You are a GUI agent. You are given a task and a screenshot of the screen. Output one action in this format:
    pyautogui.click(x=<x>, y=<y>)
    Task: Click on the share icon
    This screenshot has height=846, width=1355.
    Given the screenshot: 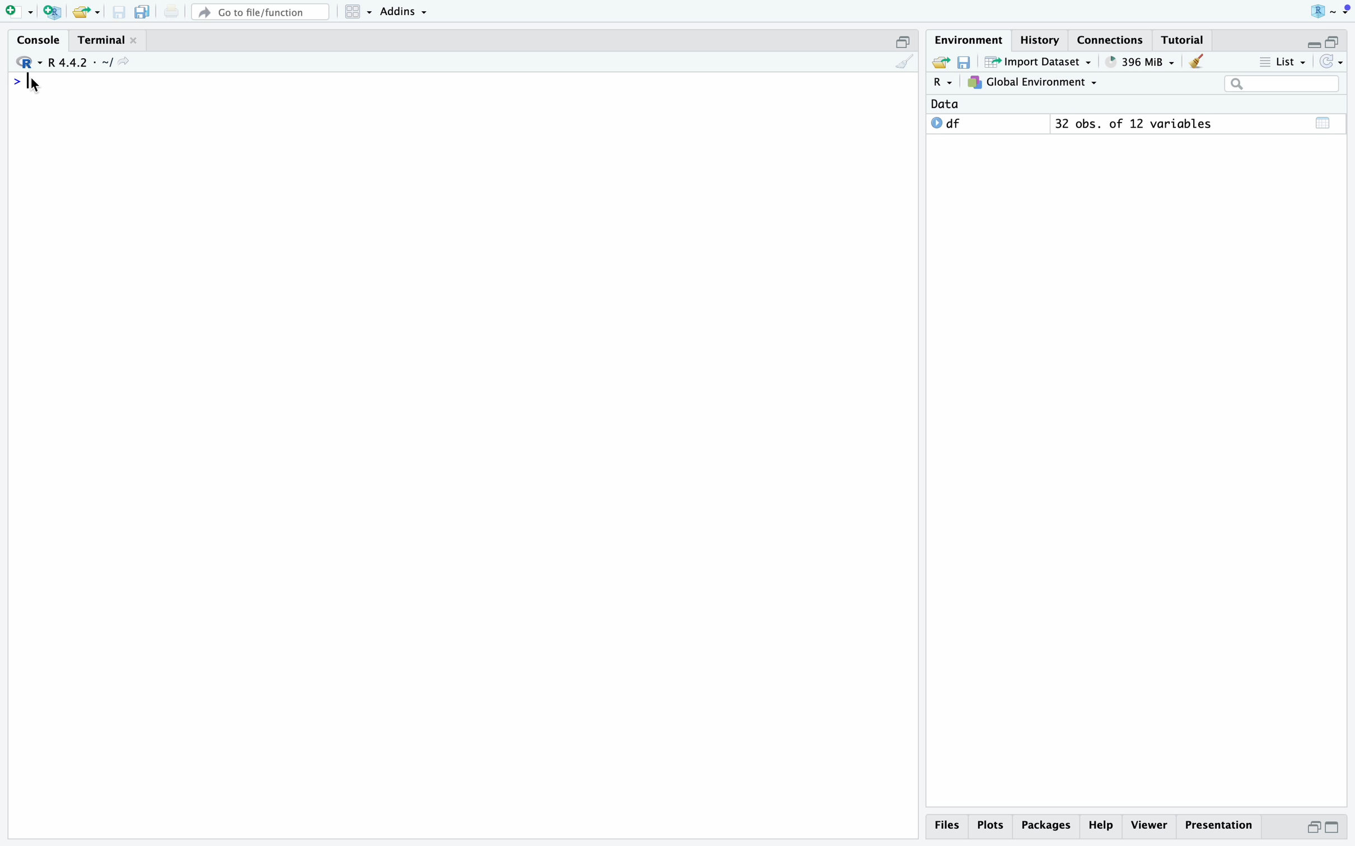 What is the action you would take?
    pyautogui.click(x=125, y=62)
    